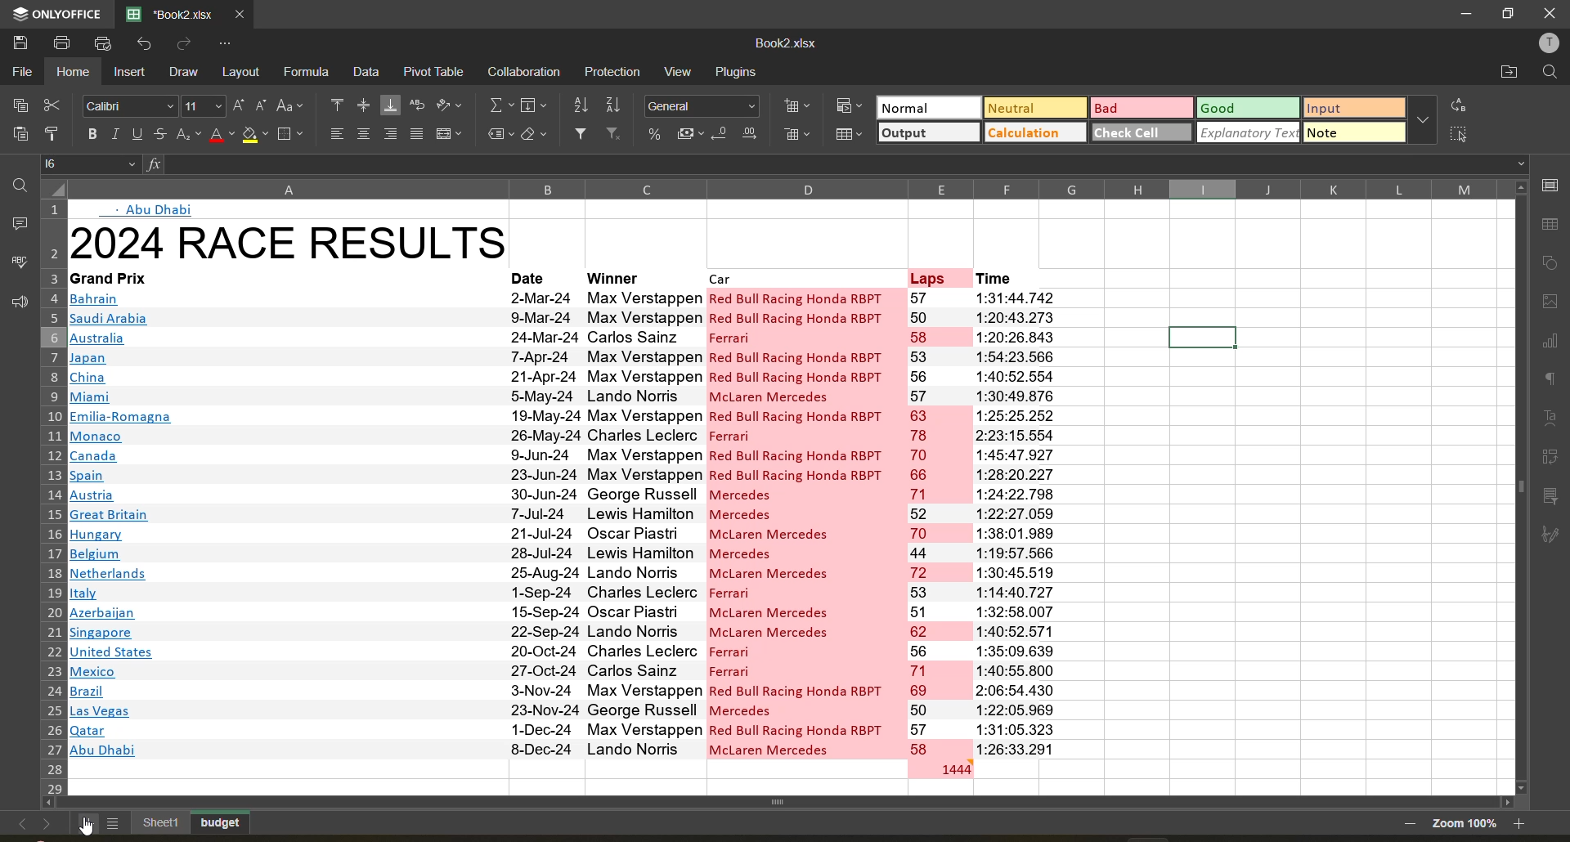 Image resolution: width=1570 pixels, height=842 pixels. What do you see at coordinates (417, 136) in the screenshot?
I see `justified` at bounding box center [417, 136].